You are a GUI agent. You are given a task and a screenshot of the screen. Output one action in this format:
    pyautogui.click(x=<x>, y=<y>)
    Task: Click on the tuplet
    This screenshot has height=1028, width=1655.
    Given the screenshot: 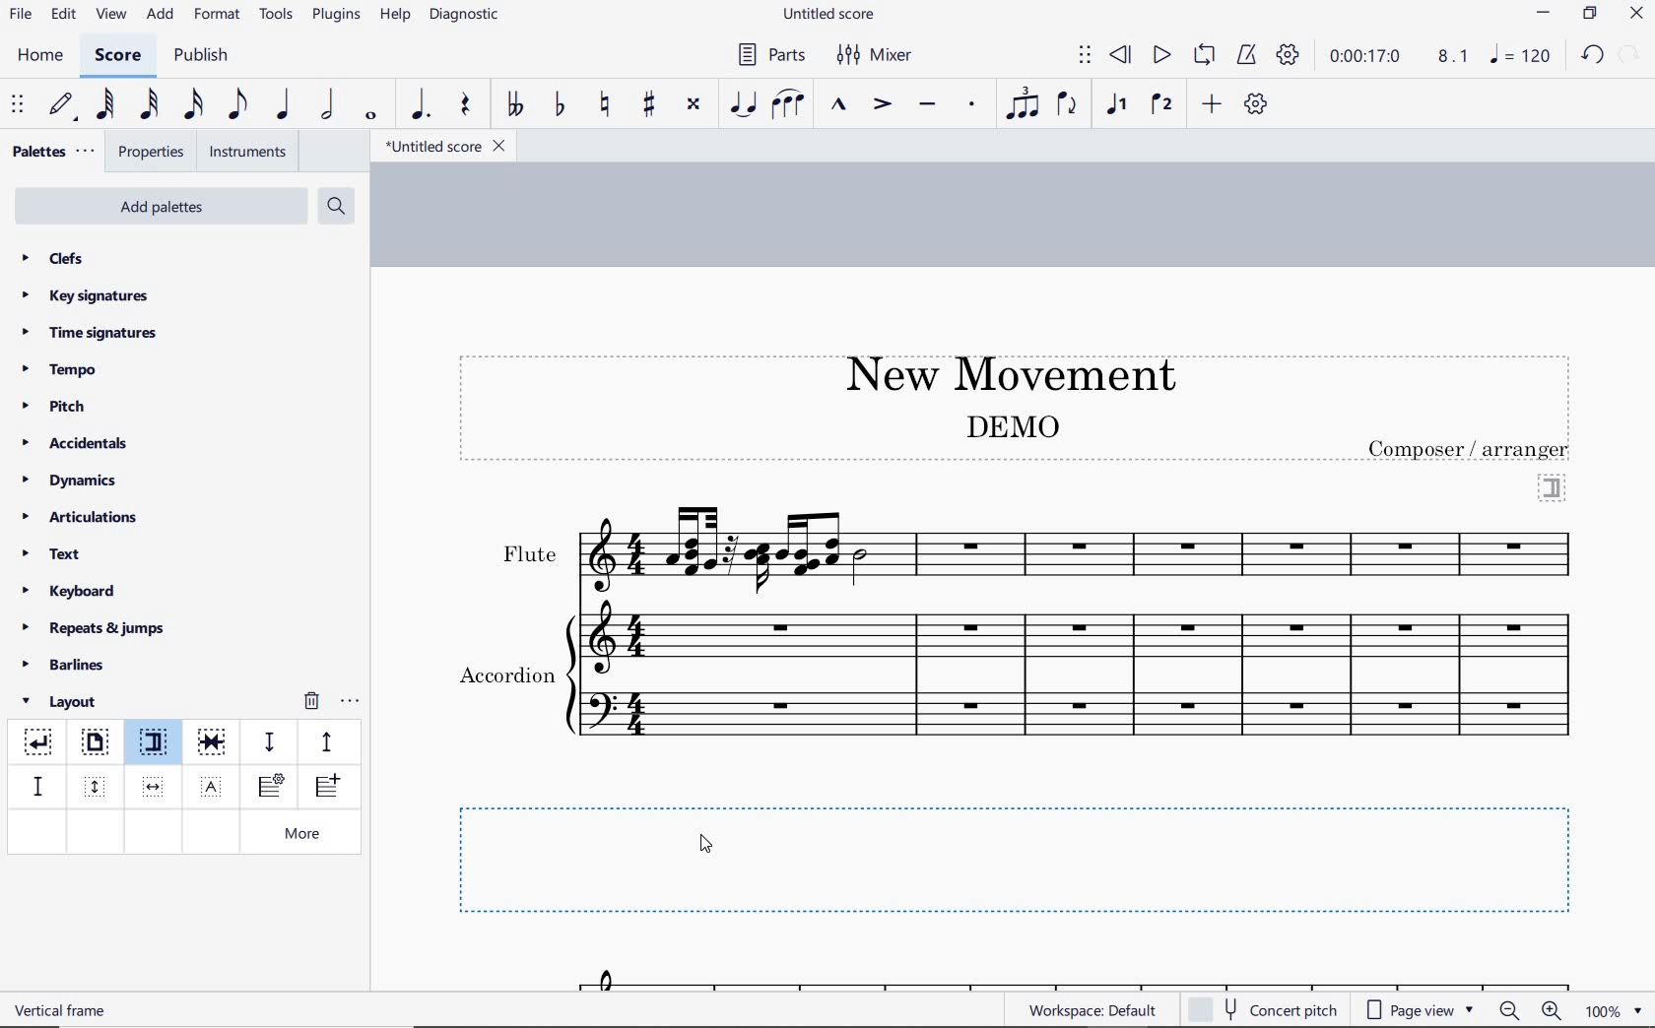 What is the action you would take?
    pyautogui.click(x=1019, y=103)
    